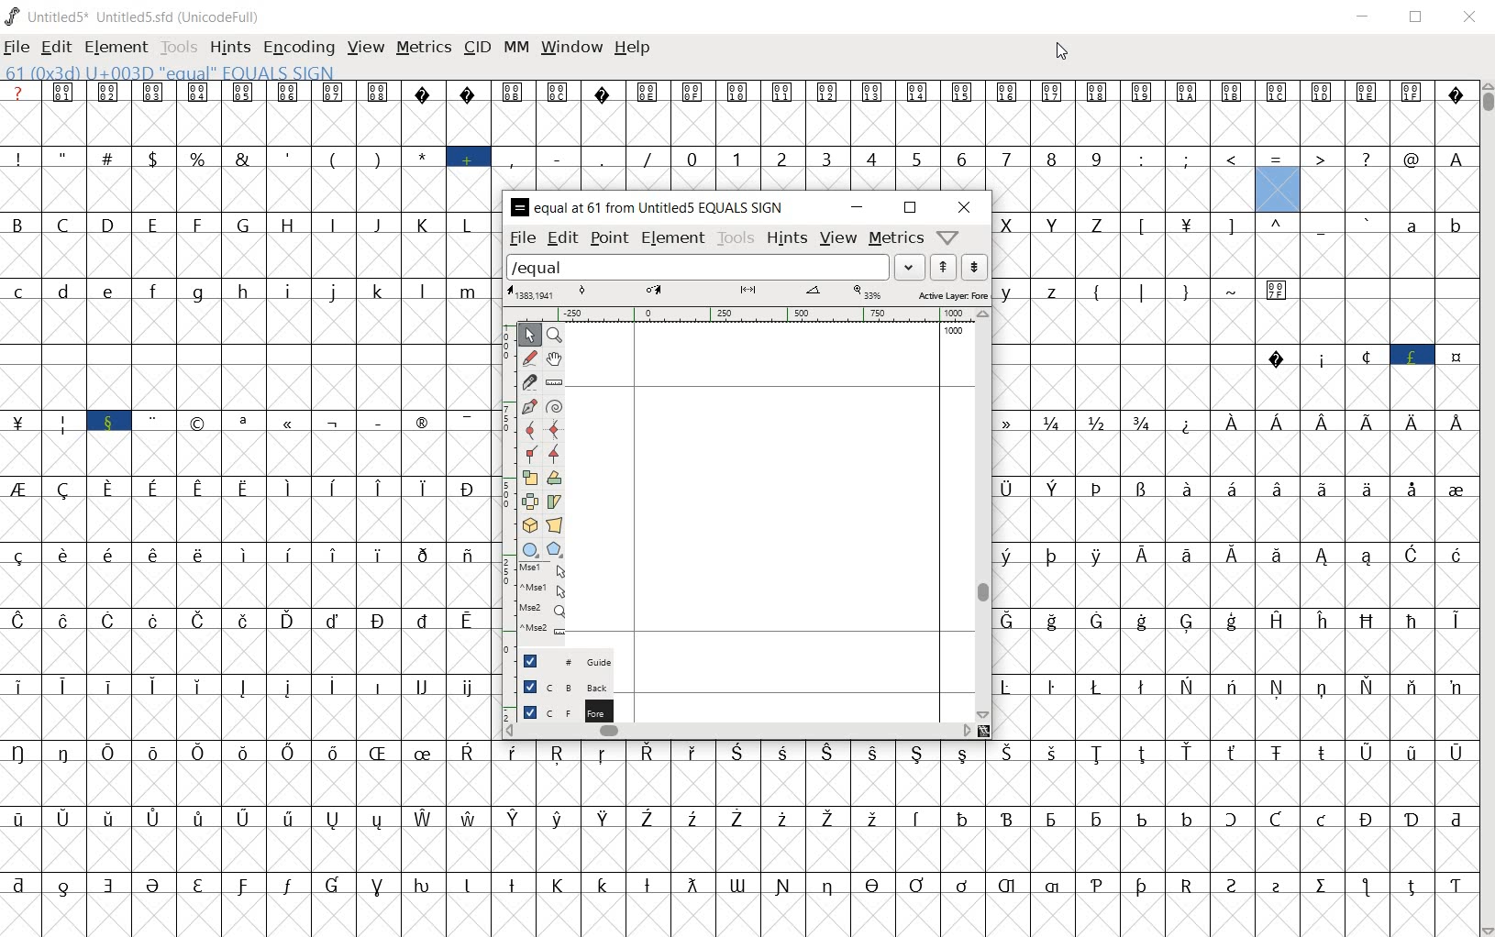 The height and width of the screenshot is (937, 1495). Describe the element at coordinates (516, 49) in the screenshot. I see `mm` at that location.